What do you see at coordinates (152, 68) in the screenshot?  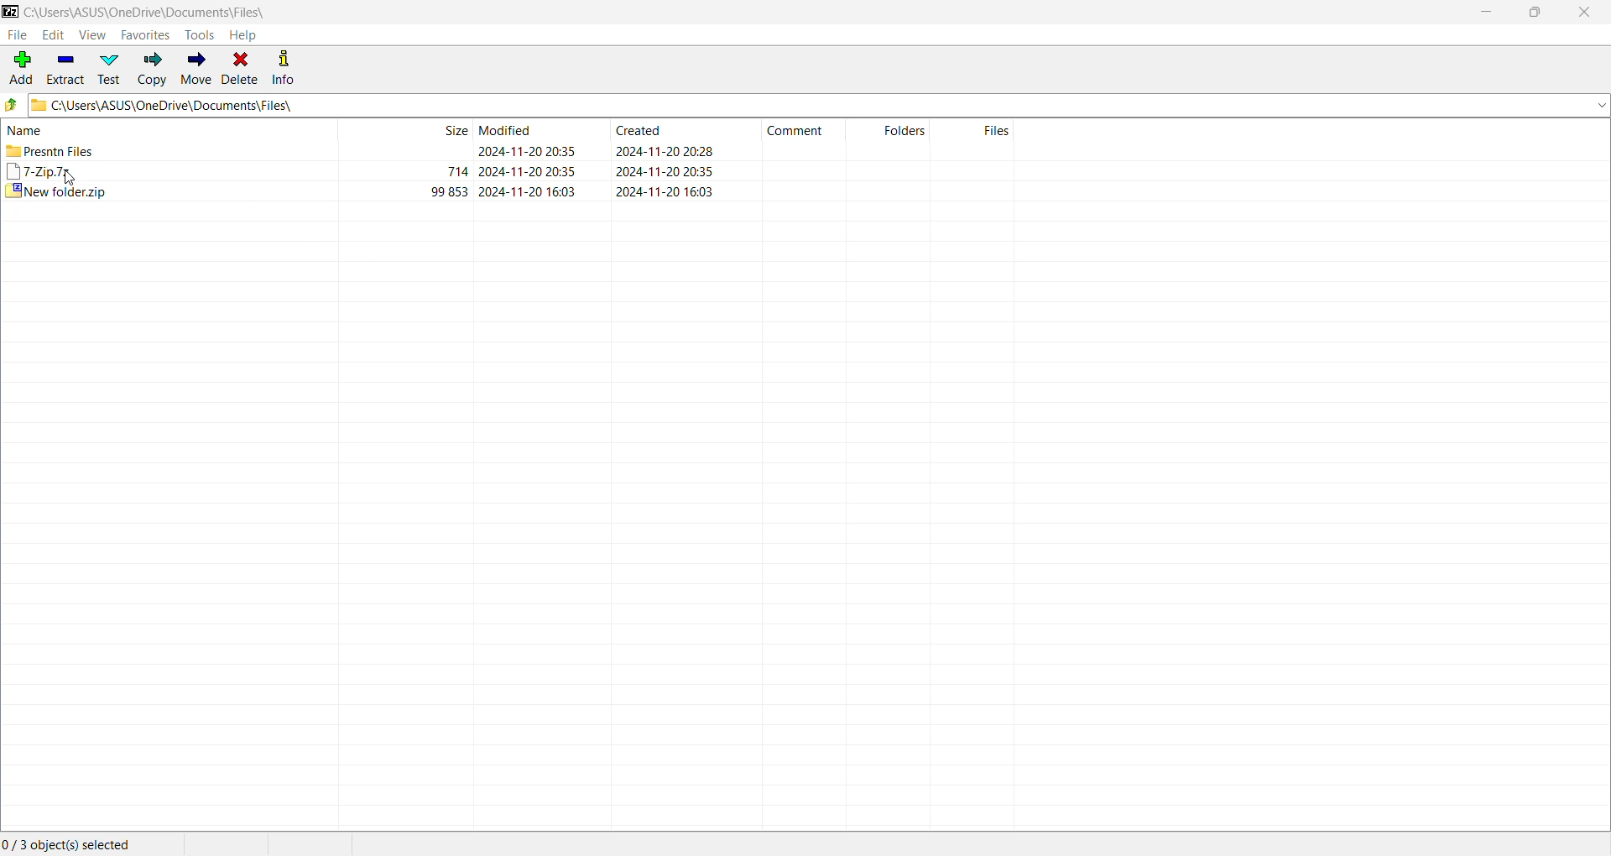 I see `Copy` at bounding box center [152, 68].